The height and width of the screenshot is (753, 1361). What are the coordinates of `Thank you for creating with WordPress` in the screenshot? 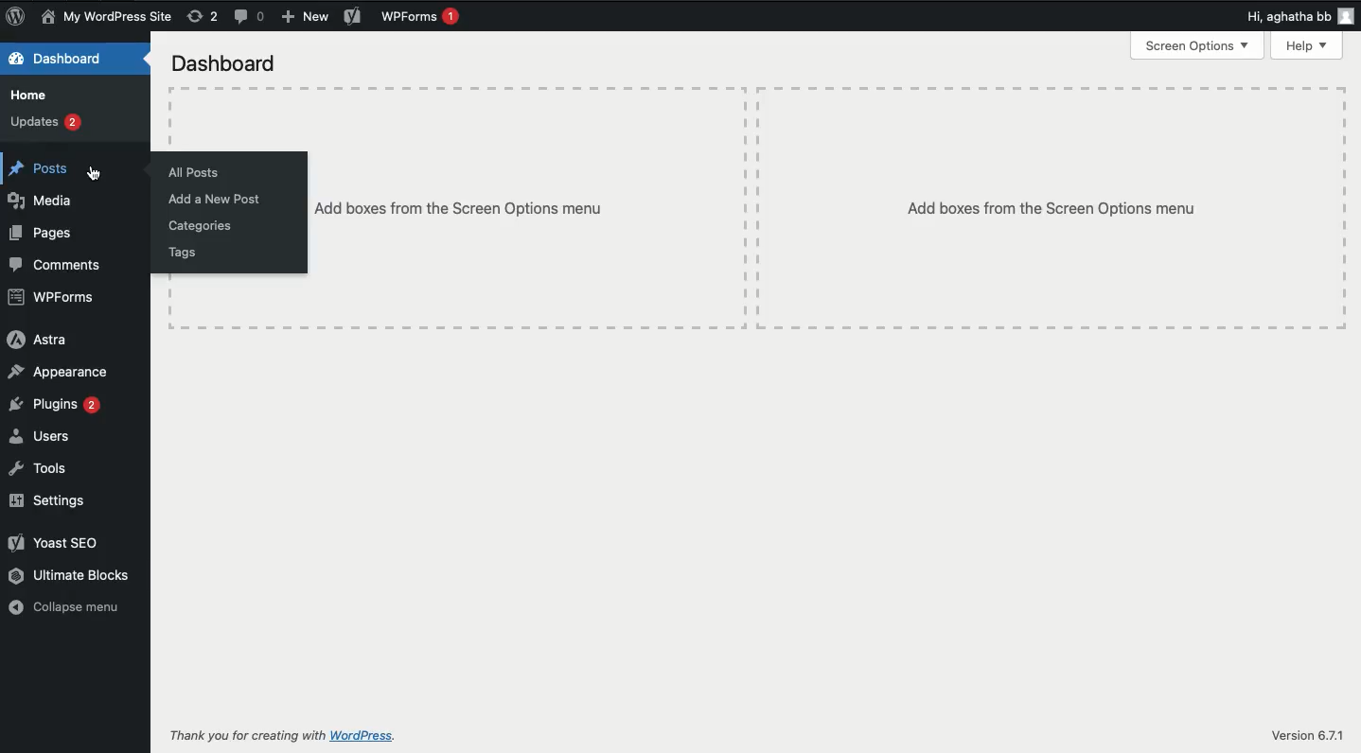 It's located at (247, 735).